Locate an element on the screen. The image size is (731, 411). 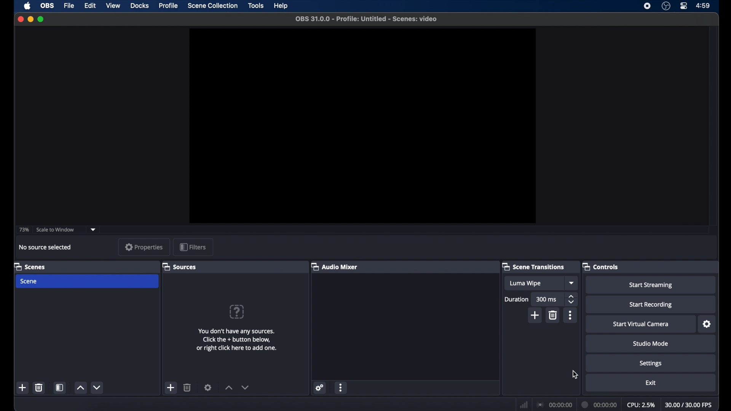
settings is located at coordinates (651, 363).